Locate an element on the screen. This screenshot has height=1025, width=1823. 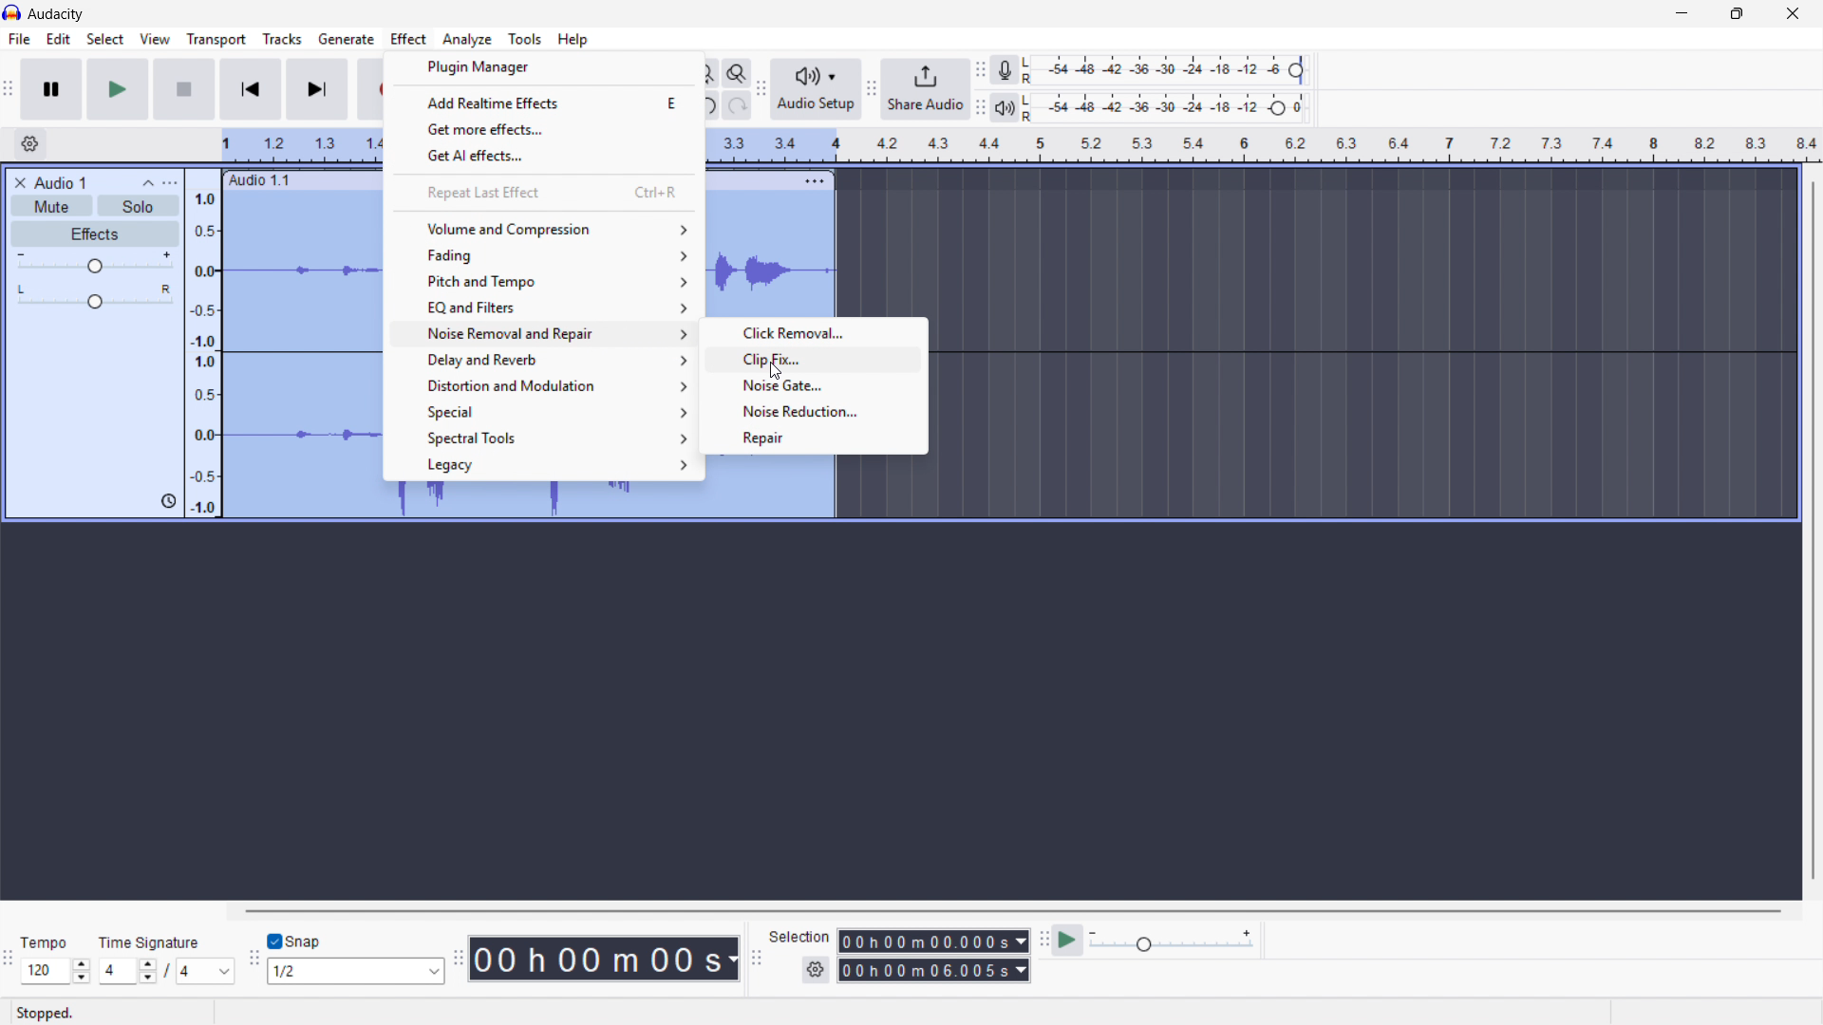
Playback metre is located at coordinates (1006, 108).